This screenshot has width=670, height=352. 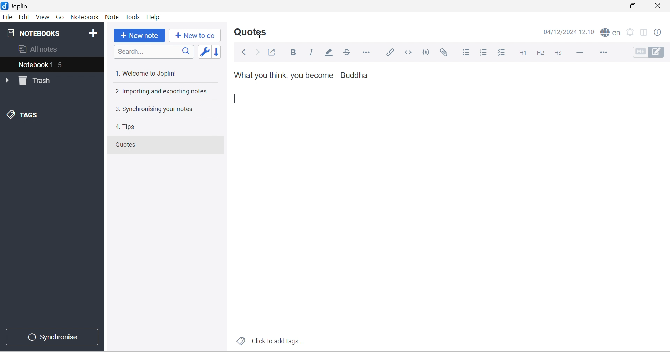 I want to click on Add notebook, so click(x=94, y=34).